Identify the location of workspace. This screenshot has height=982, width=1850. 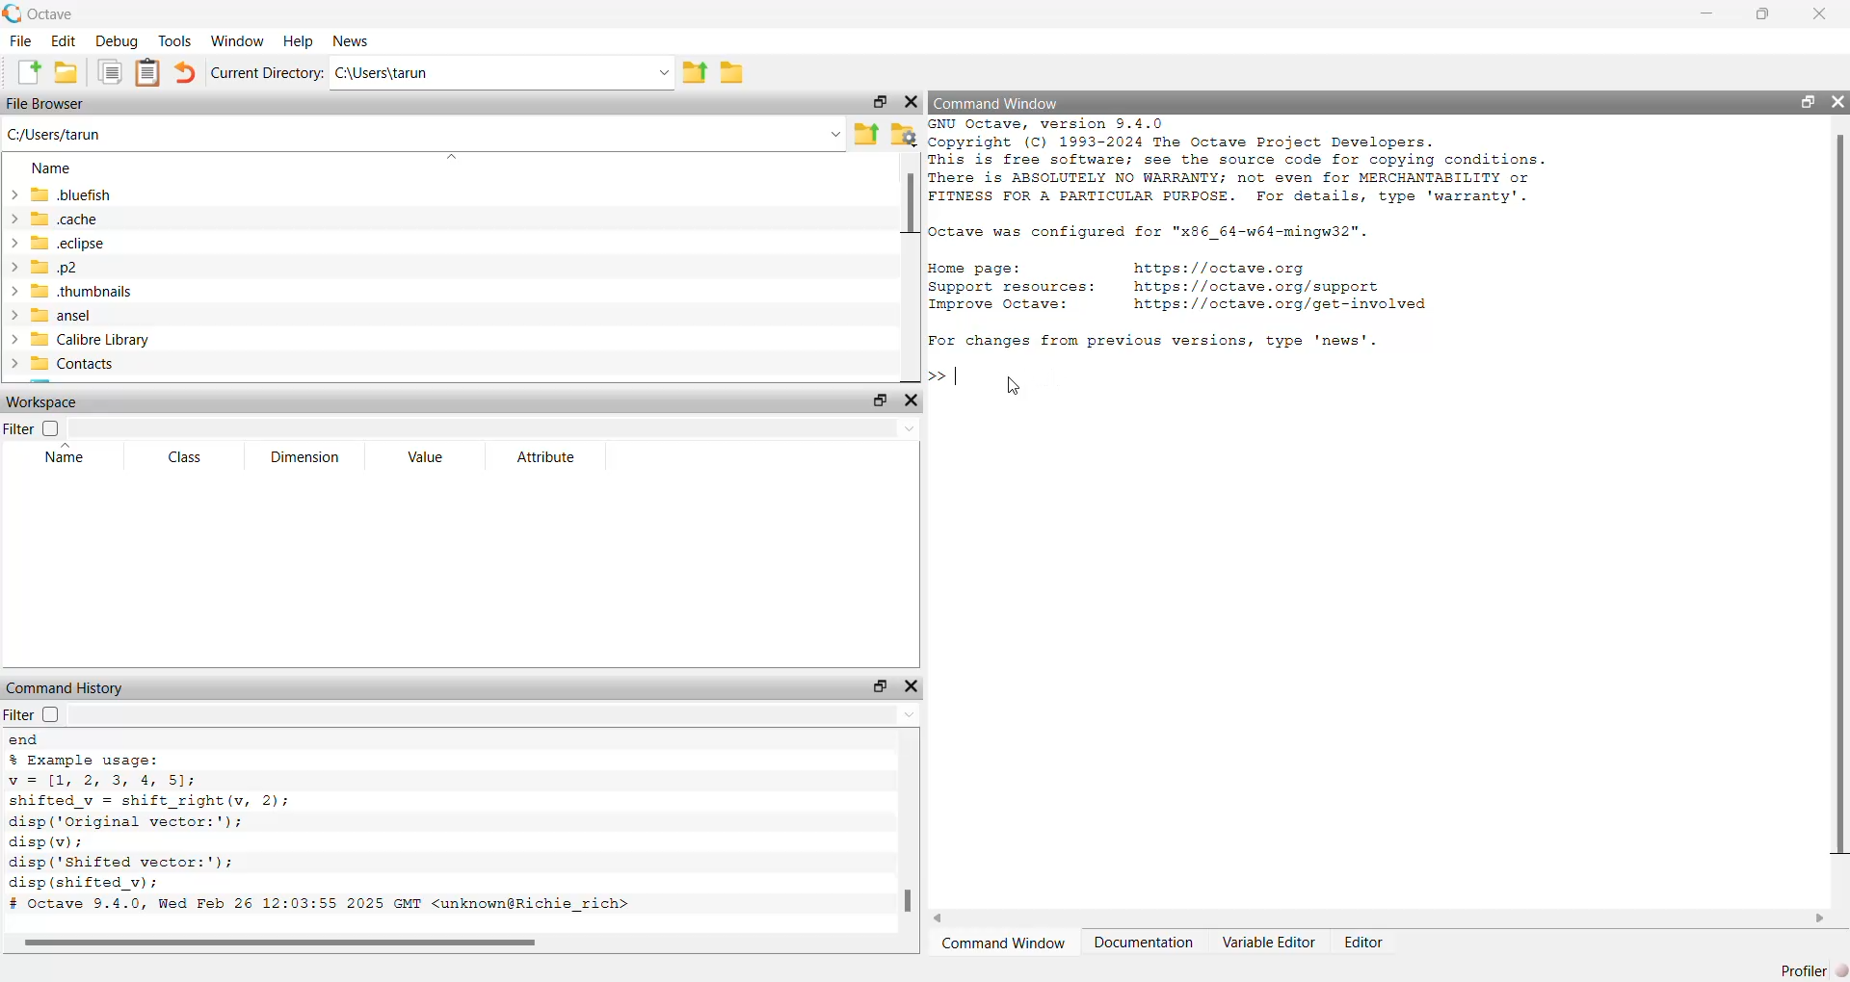
(67, 401).